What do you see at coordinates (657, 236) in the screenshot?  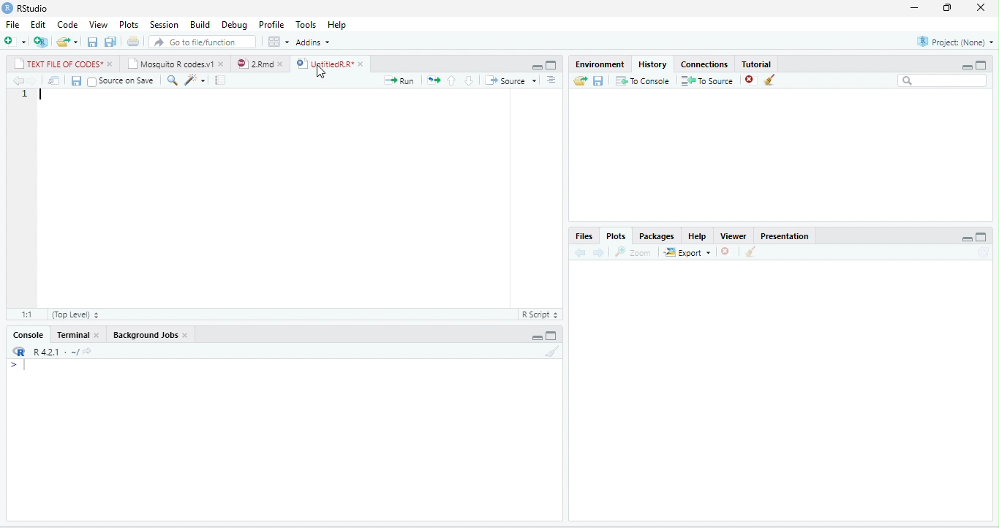 I see `Packages` at bounding box center [657, 236].